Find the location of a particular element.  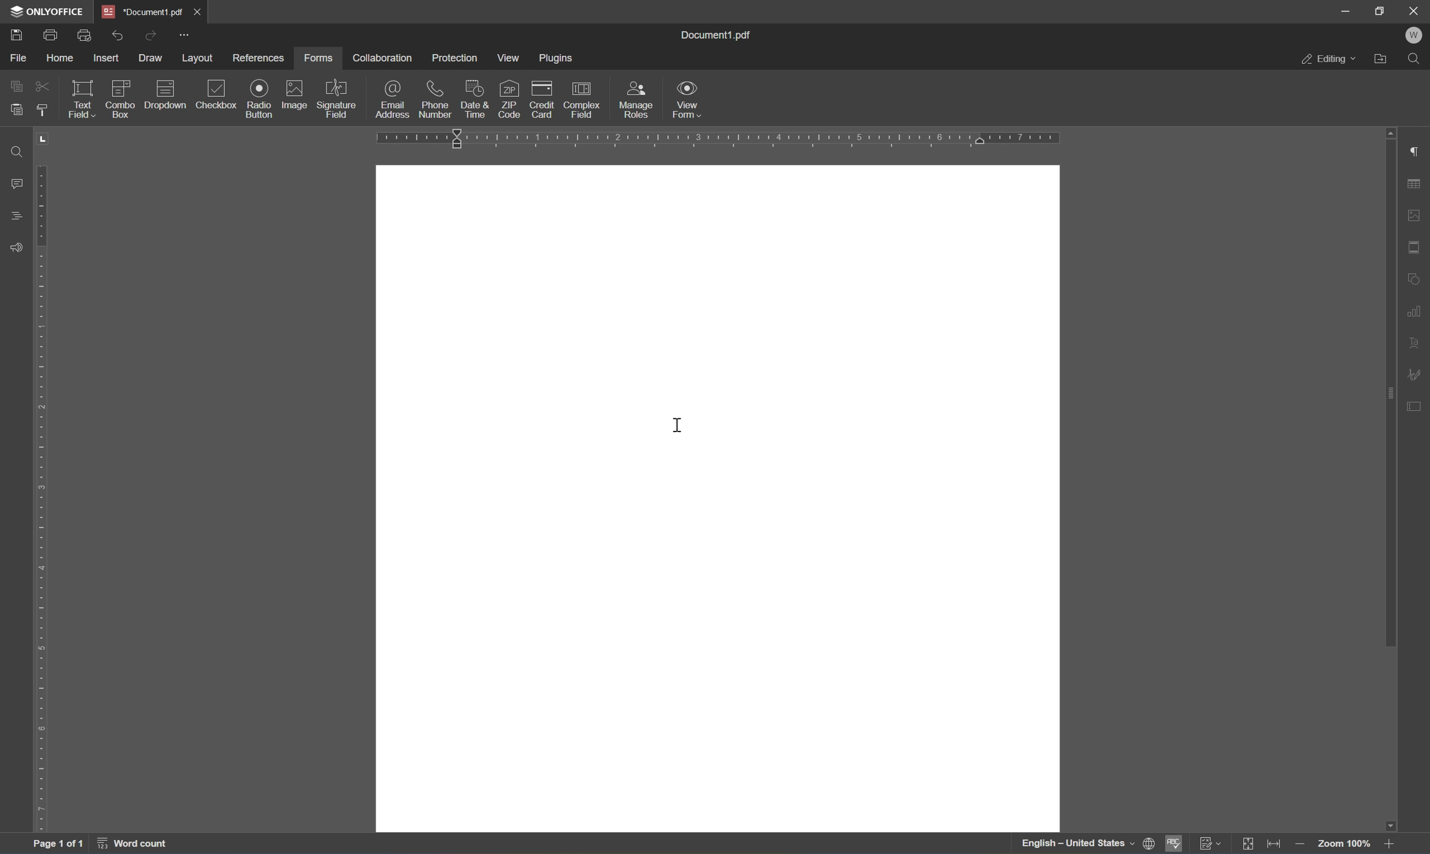

home is located at coordinates (61, 56).